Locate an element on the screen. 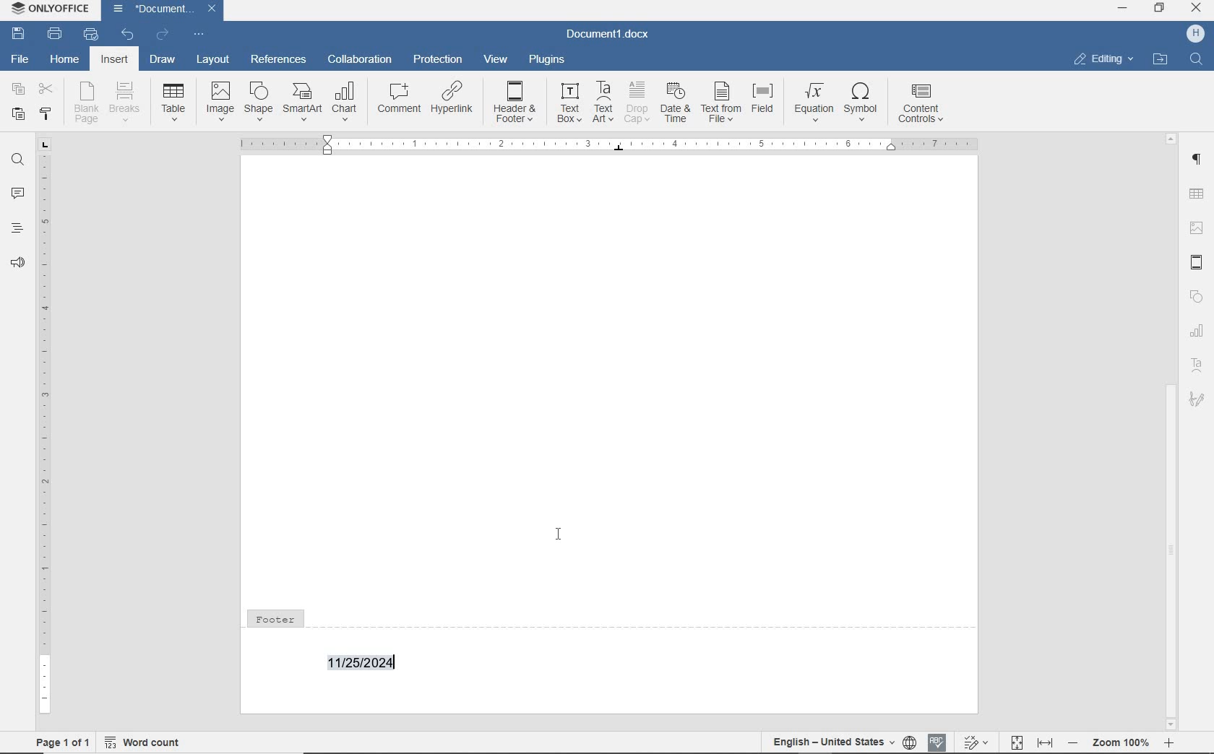  ruler is located at coordinates (43, 427).